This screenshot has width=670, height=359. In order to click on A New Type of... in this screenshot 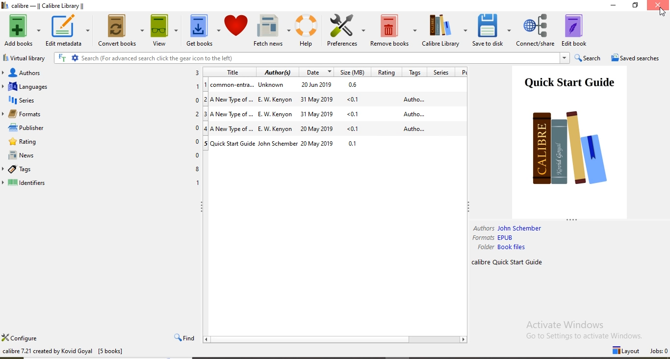, I will do `click(233, 114)`.